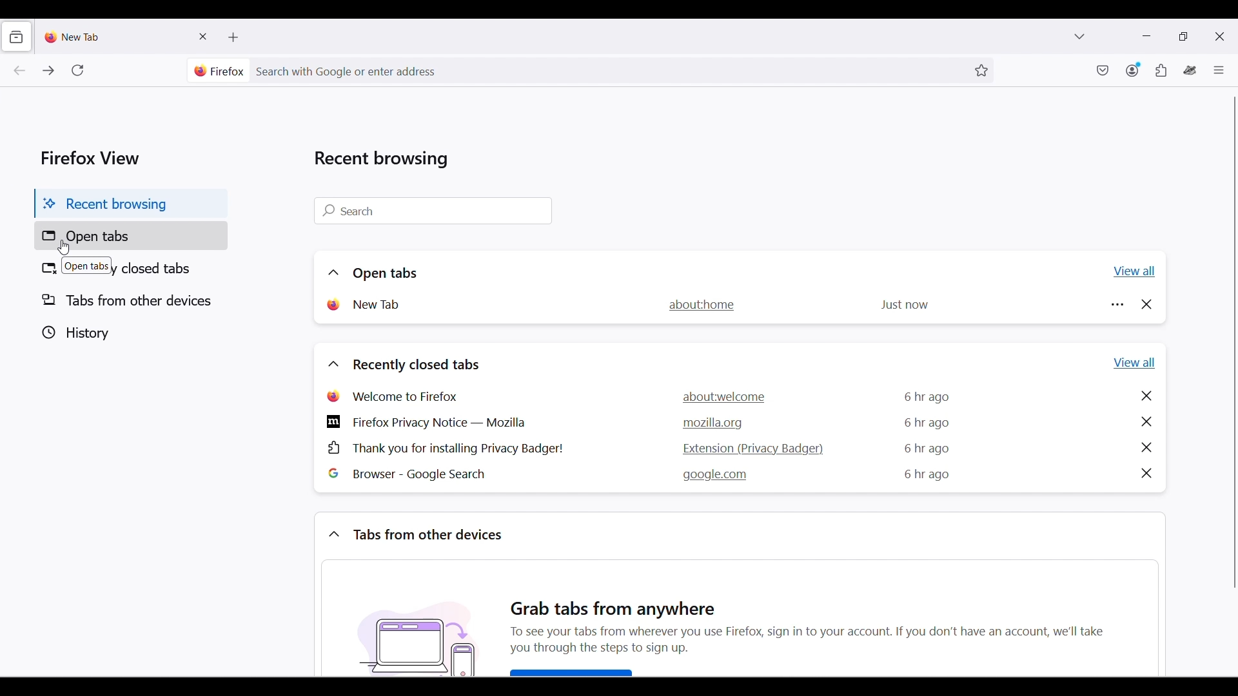  What do you see at coordinates (1234, 342) in the screenshot?
I see `Vertical slide bar` at bounding box center [1234, 342].